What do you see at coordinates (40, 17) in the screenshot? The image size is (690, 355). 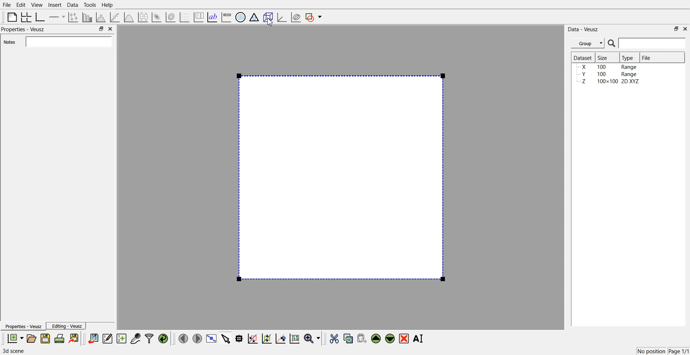 I see `Base Graph` at bounding box center [40, 17].